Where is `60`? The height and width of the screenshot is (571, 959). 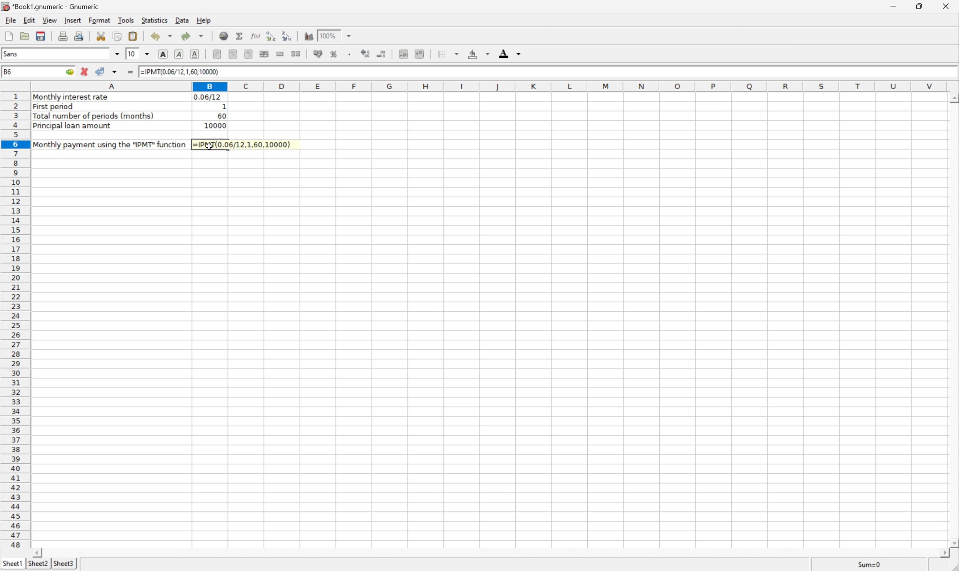 60 is located at coordinates (221, 116).